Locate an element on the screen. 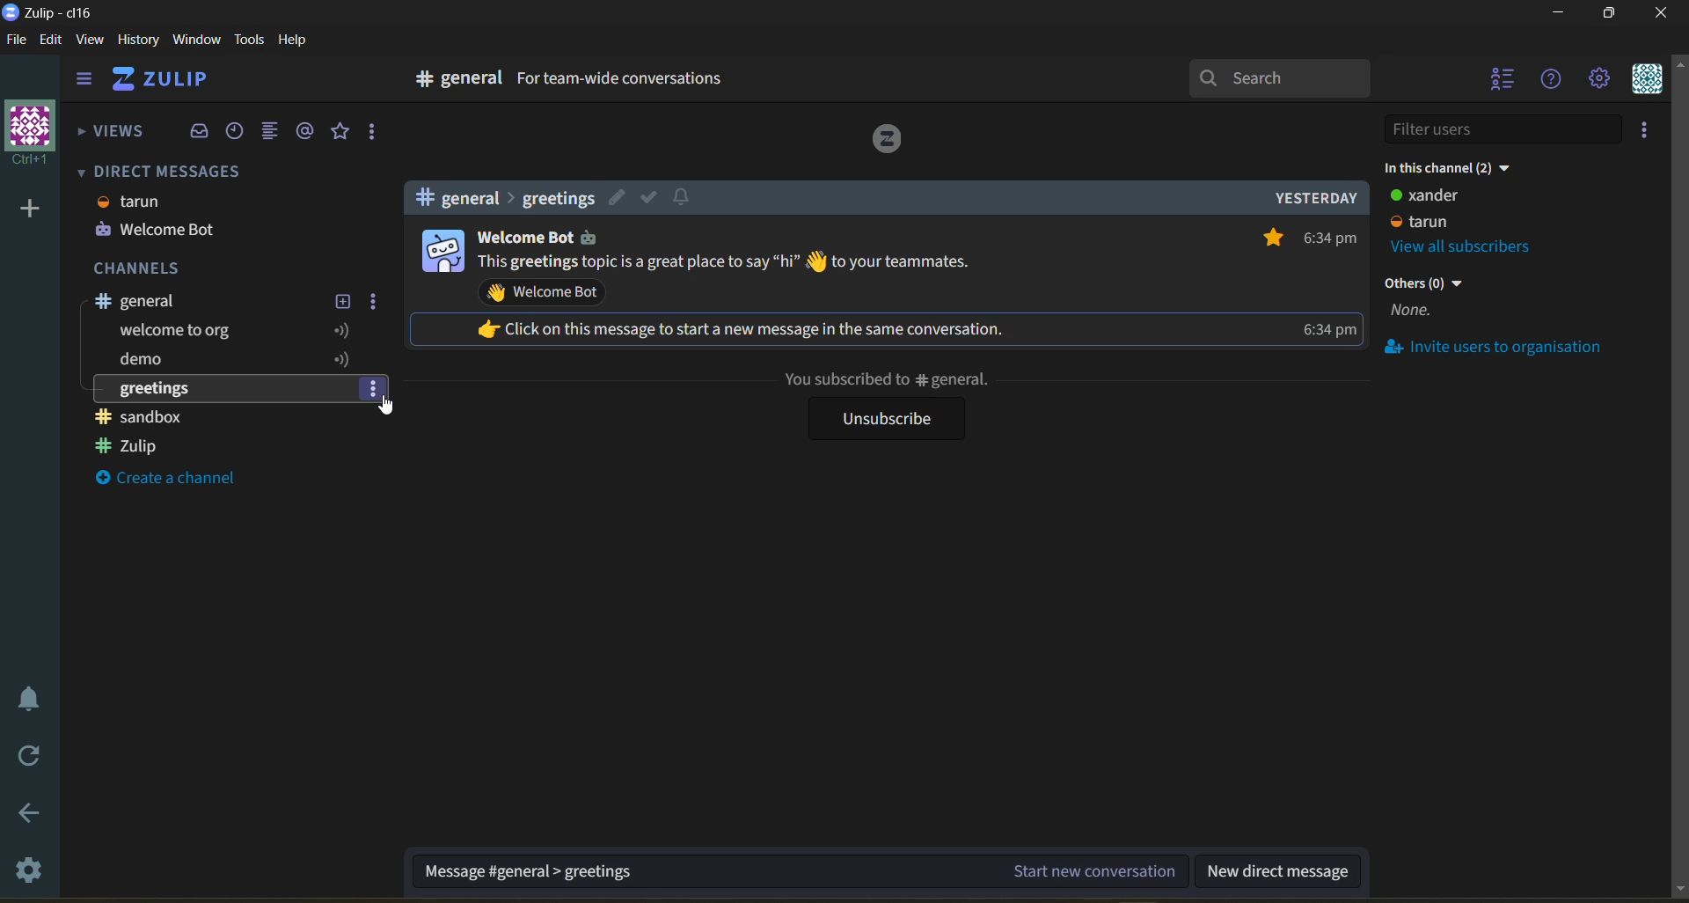 Image resolution: width=1689 pixels, height=903 pixels. invite users to organisation is located at coordinates (1510, 349).